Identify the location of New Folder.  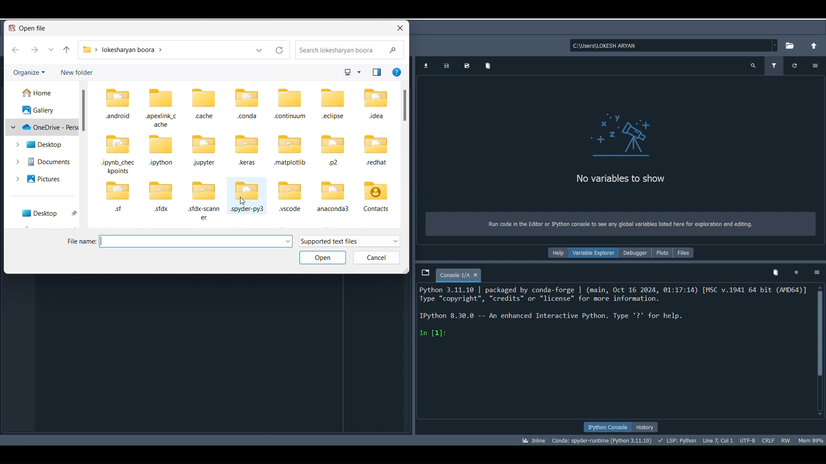
(172, 73).